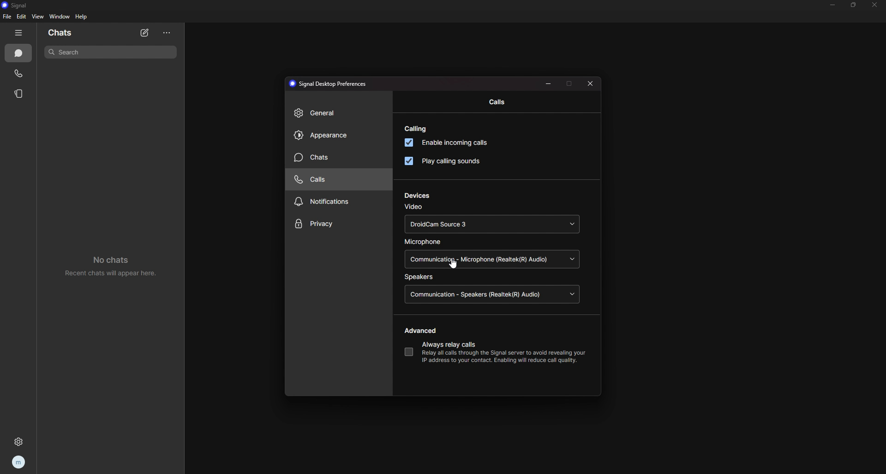  I want to click on search, so click(111, 52).